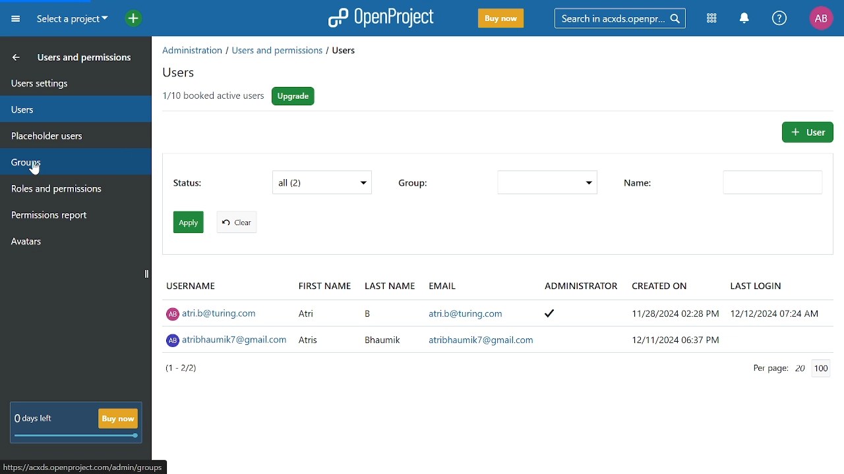 The width and height of the screenshot is (844, 474). Describe the element at coordinates (212, 97) in the screenshot. I see `1/10 booked active users` at that location.